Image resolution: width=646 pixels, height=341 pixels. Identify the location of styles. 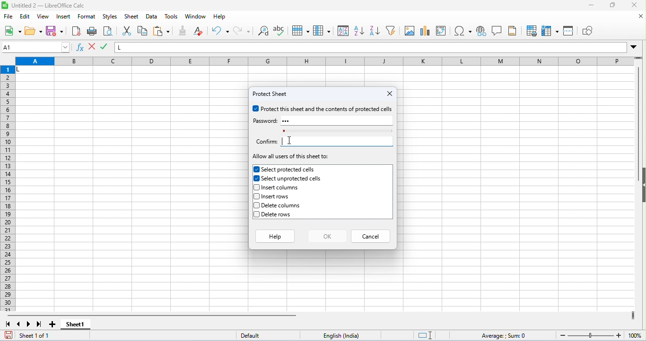
(110, 17).